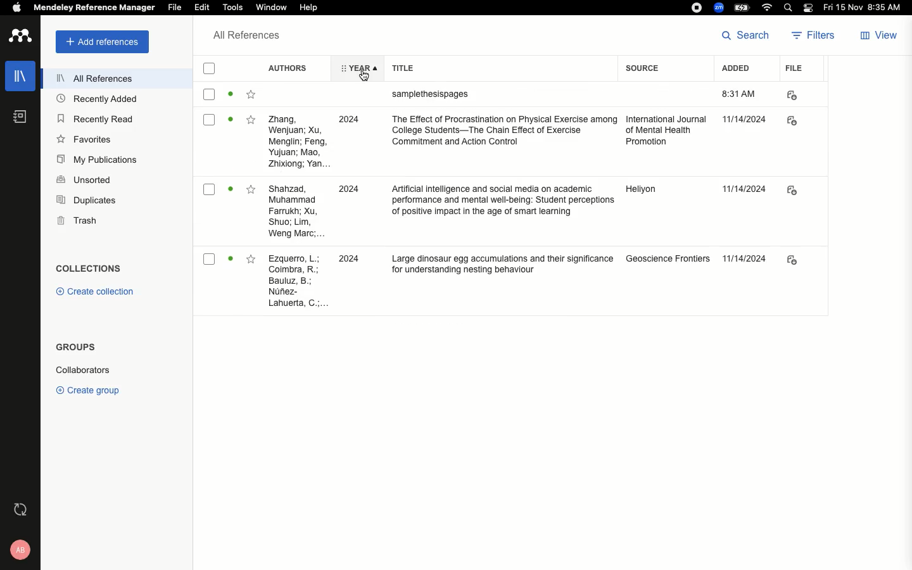 The width and height of the screenshot is (912, 570). I want to click on added label, so click(740, 68).